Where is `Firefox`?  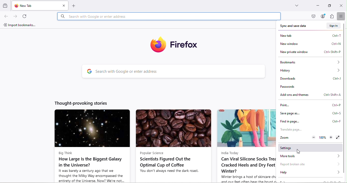
Firefox is located at coordinates (179, 46).